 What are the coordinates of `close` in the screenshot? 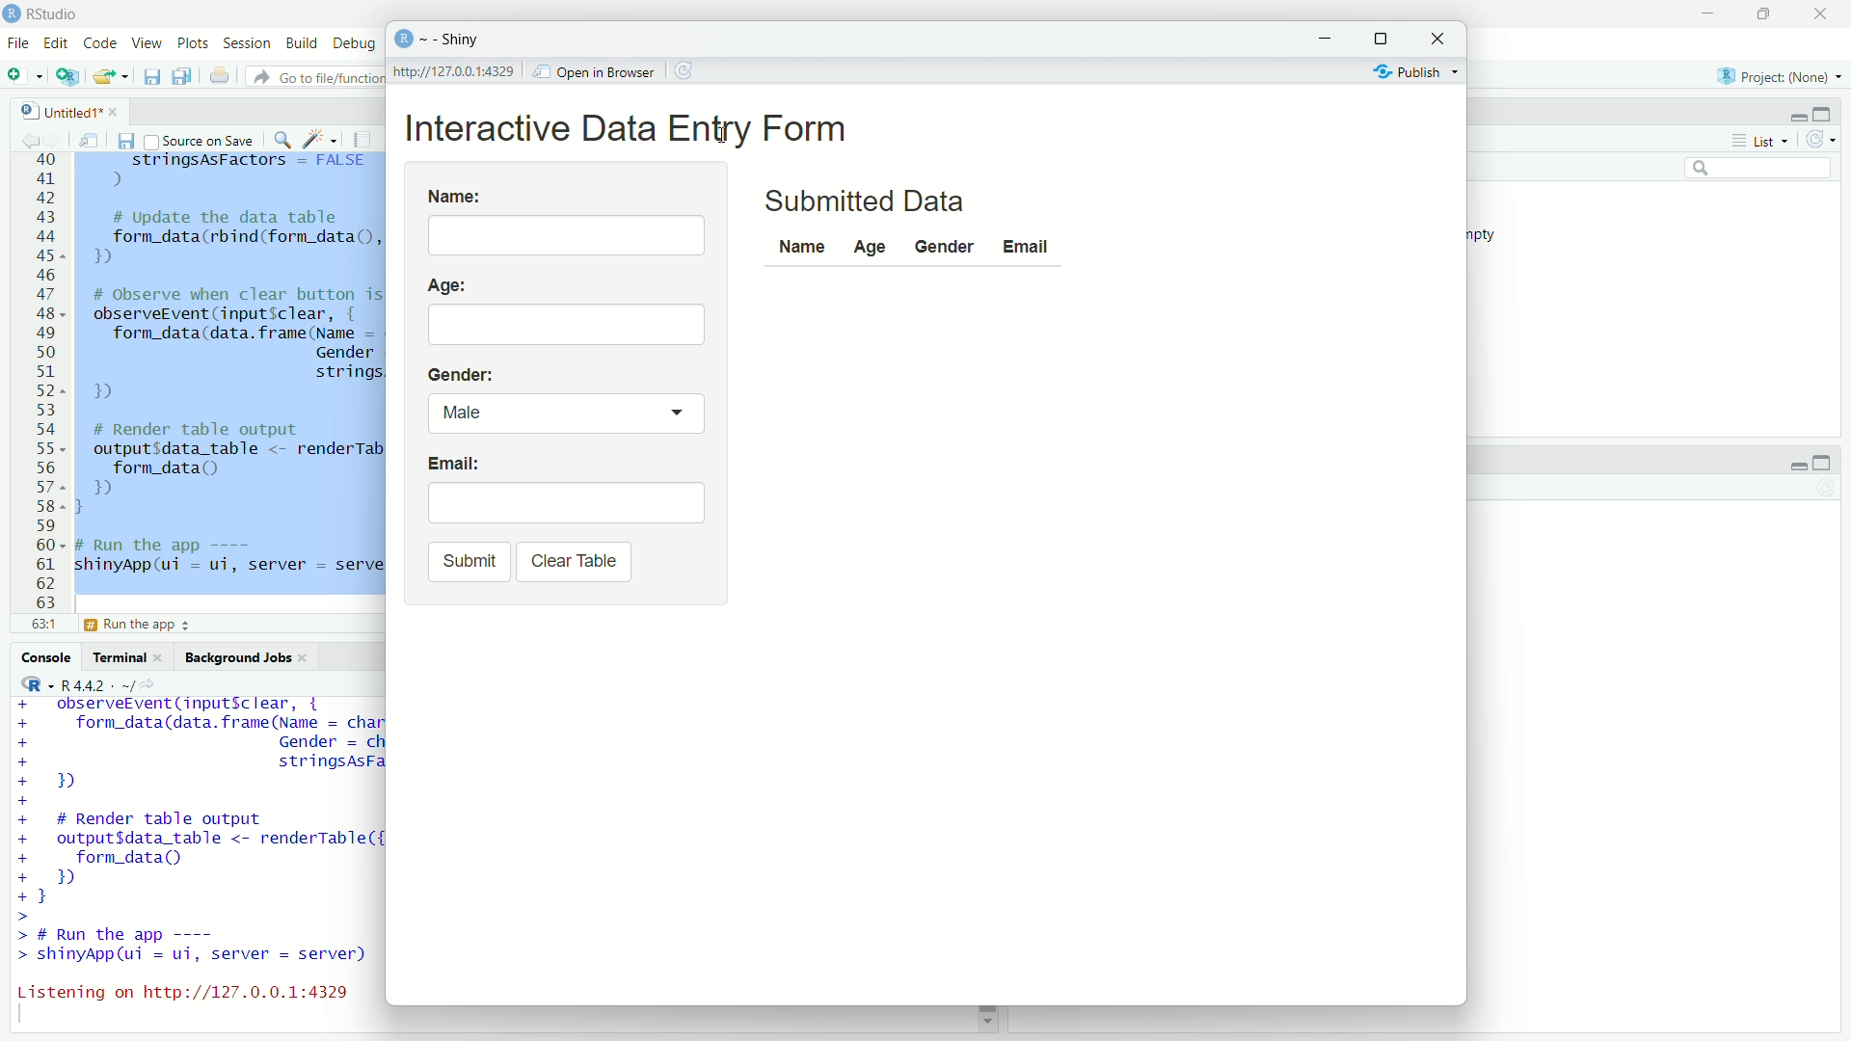 It's located at (1826, 13).